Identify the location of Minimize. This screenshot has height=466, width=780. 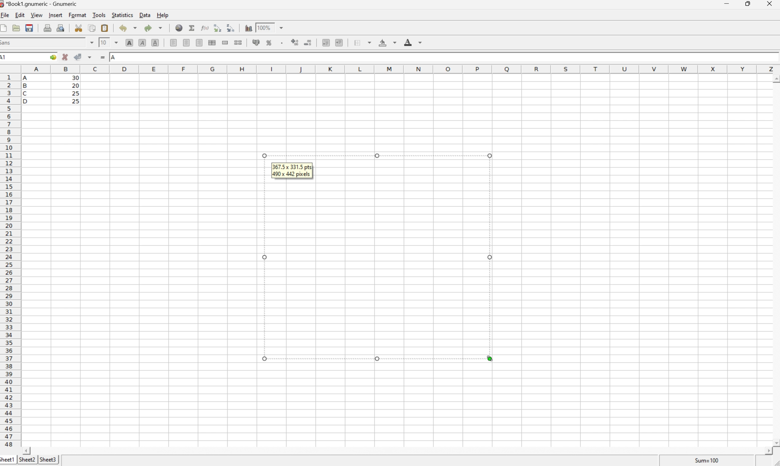
(727, 3).